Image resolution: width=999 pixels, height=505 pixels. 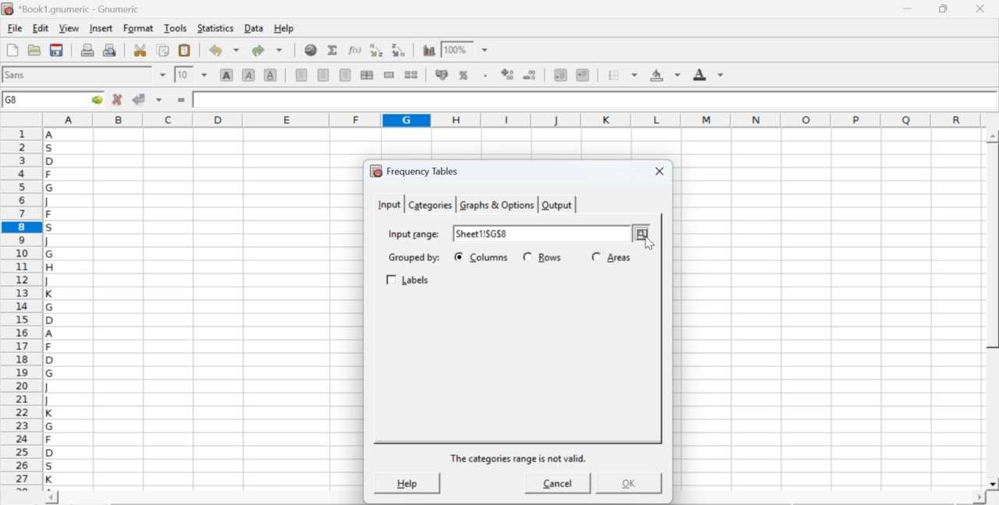 I want to click on center horizontally, so click(x=367, y=75).